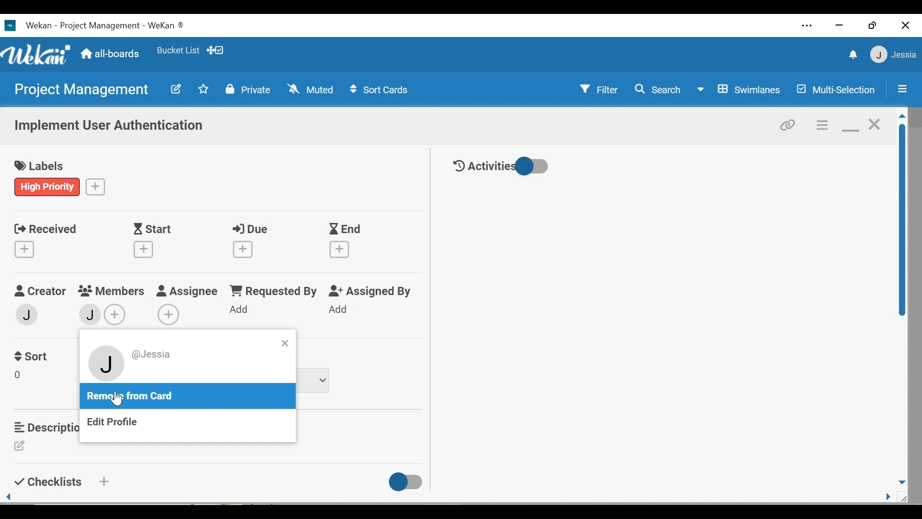 The image size is (922, 519). What do you see at coordinates (241, 310) in the screenshot?
I see `add` at bounding box center [241, 310].